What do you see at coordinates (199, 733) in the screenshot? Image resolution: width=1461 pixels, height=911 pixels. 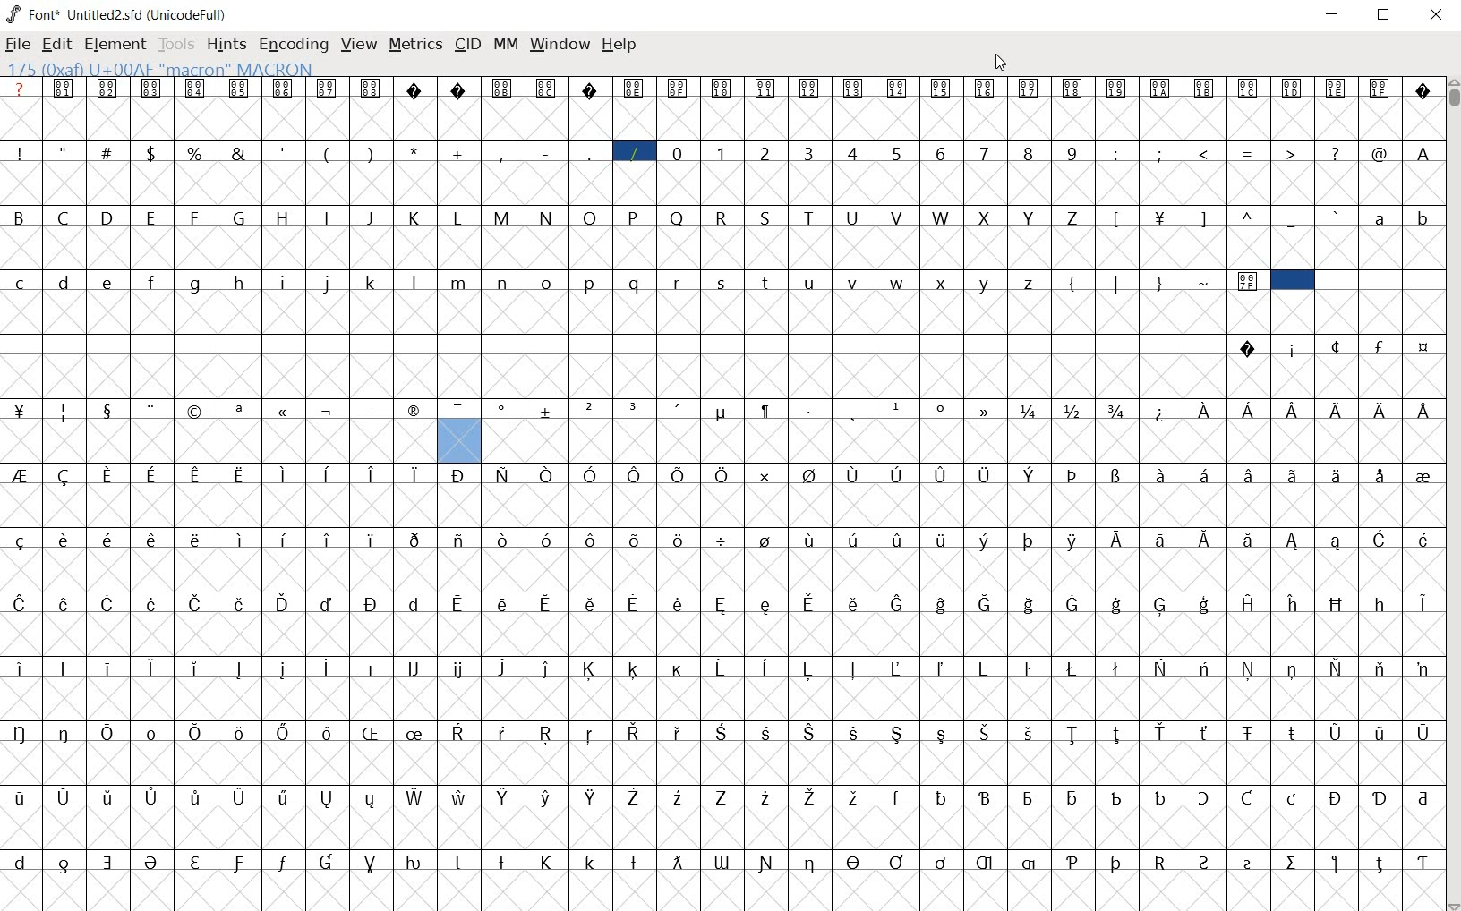 I see `Symbol` at bounding box center [199, 733].